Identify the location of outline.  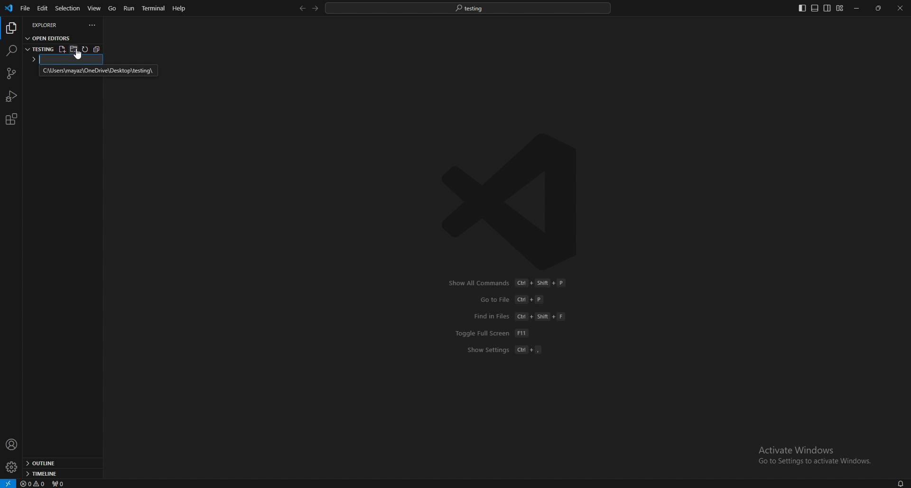
(61, 464).